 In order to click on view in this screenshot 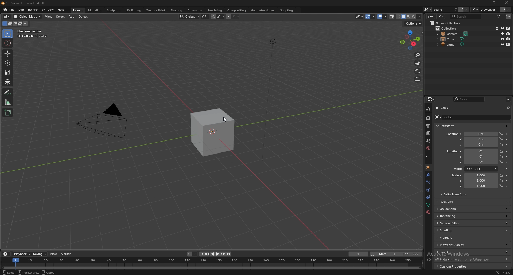, I will do `click(49, 17)`.